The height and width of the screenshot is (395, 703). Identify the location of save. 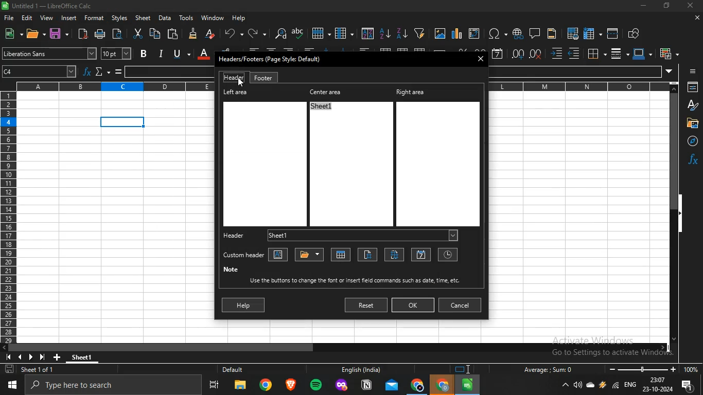
(57, 33).